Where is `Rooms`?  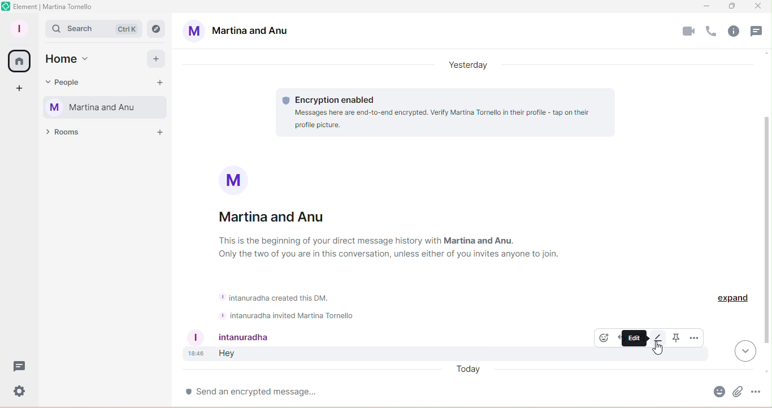
Rooms is located at coordinates (64, 134).